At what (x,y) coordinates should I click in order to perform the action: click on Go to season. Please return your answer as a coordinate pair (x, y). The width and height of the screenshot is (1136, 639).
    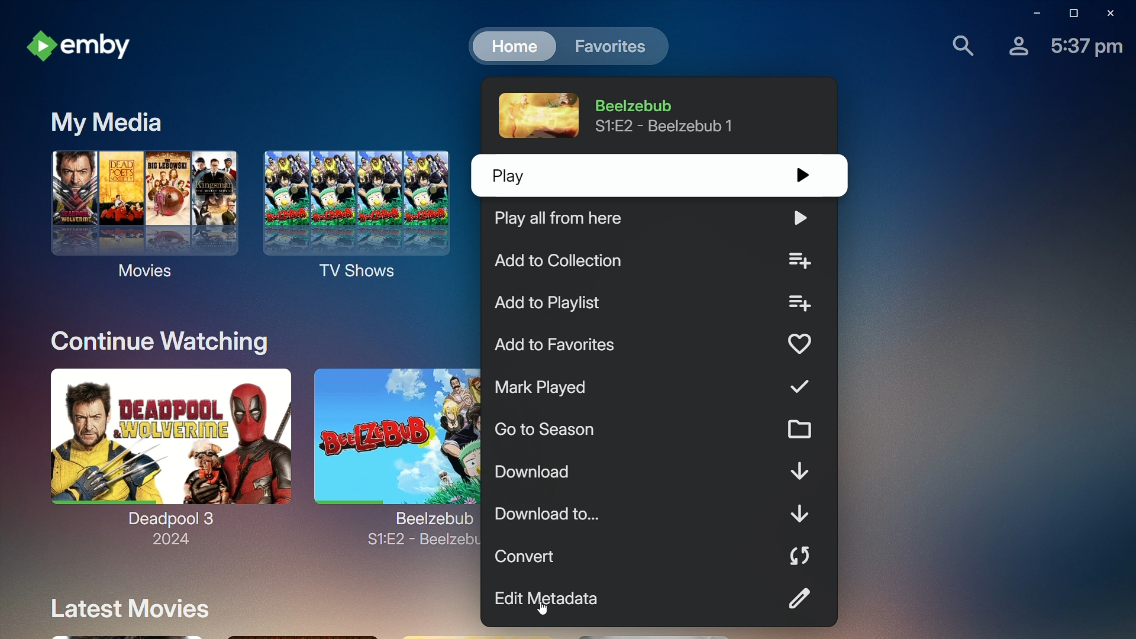
    Looking at the image, I should click on (654, 430).